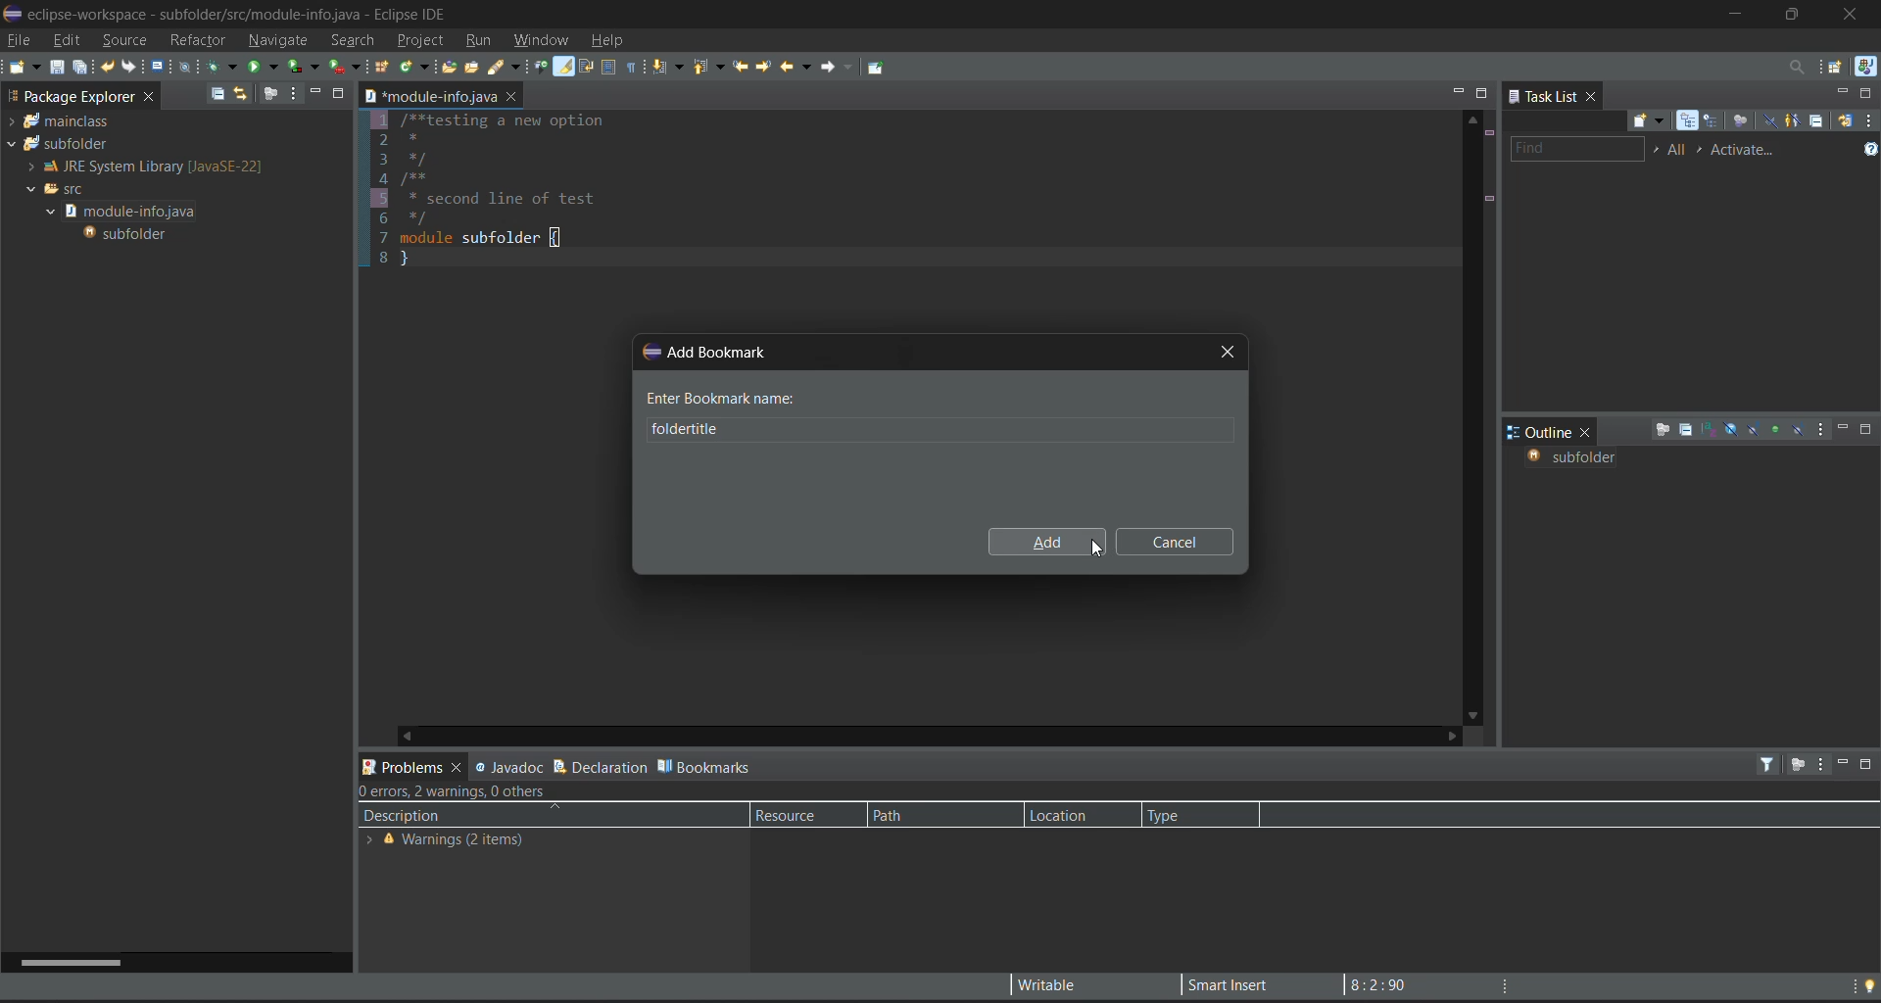 The height and width of the screenshot is (1003, 1881). I want to click on help, so click(612, 42).